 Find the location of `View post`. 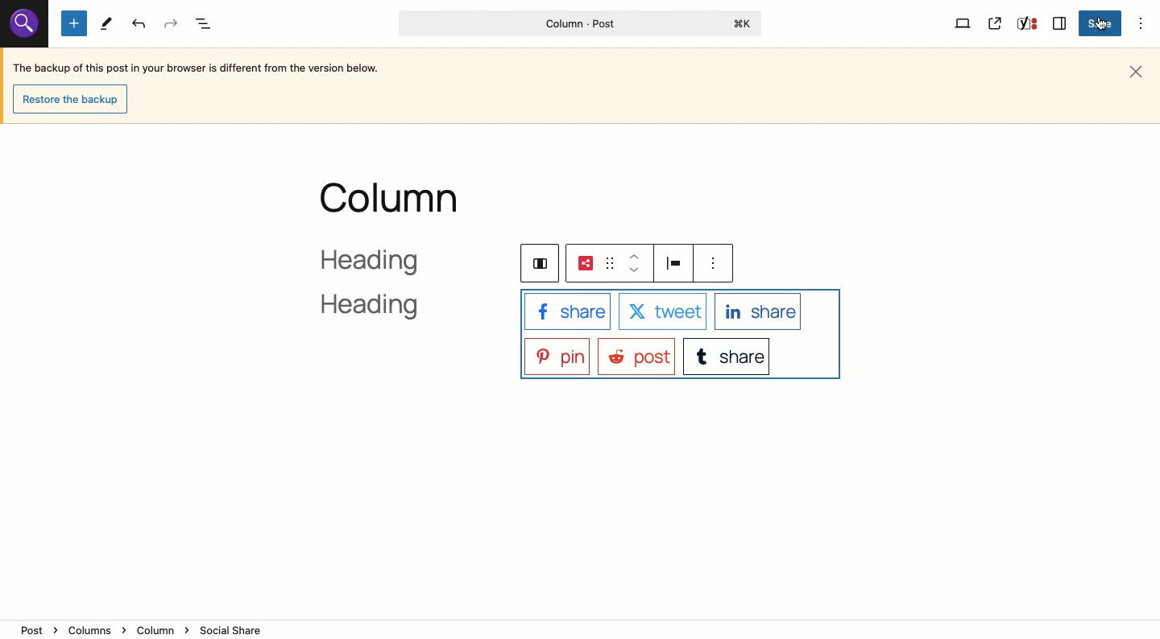

View post is located at coordinates (996, 23).